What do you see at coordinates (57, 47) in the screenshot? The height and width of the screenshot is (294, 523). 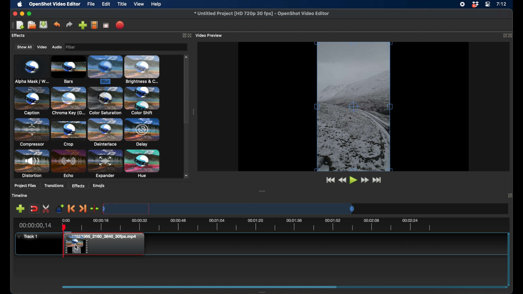 I see `audio` at bounding box center [57, 47].